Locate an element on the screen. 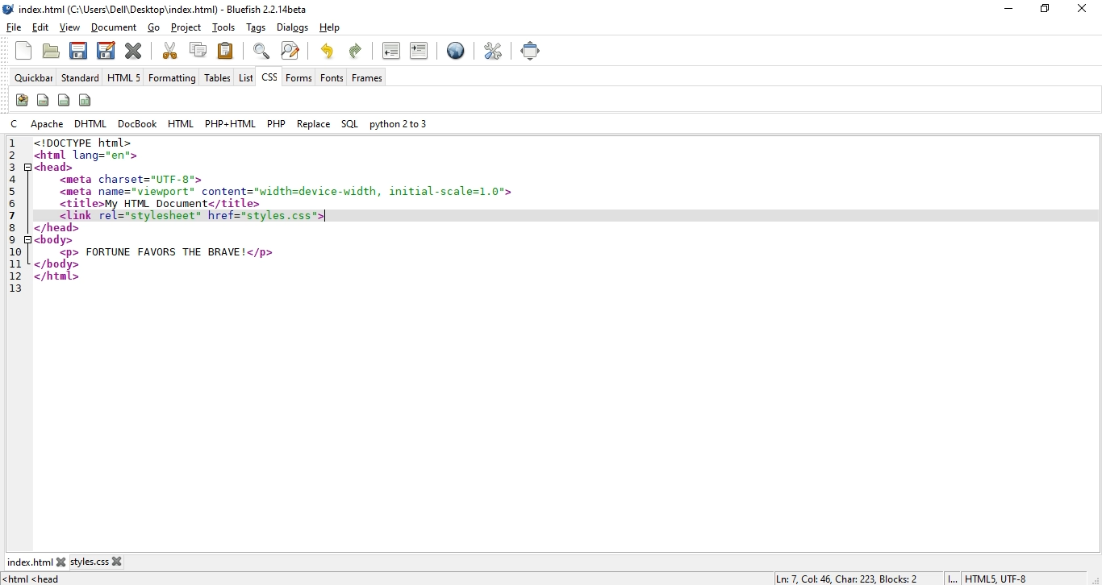 The height and width of the screenshot is (585, 1102). 6 is located at coordinates (16, 205).